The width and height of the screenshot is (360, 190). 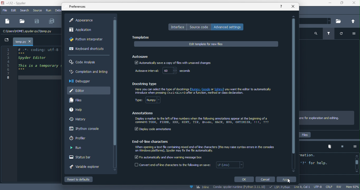 I want to click on fix automatically and show warming message box, so click(x=169, y=157).